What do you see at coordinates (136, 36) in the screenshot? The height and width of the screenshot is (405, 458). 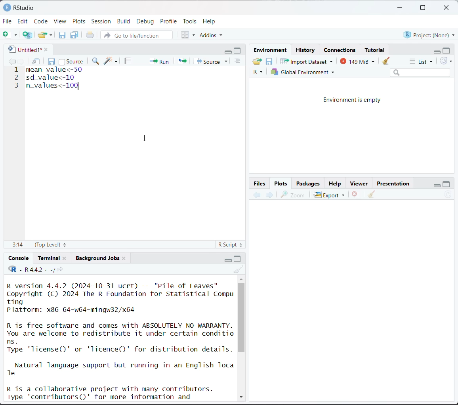 I see `go to file/function` at bounding box center [136, 36].